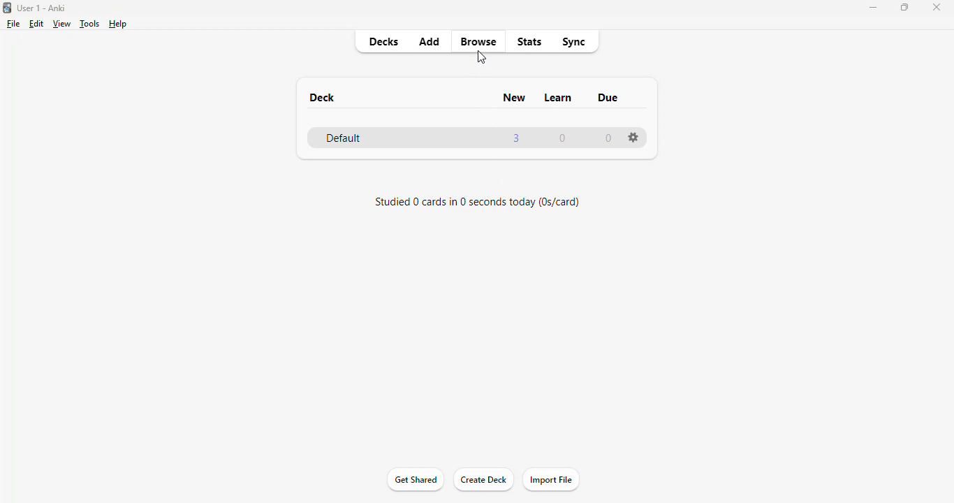 The width and height of the screenshot is (954, 503). What do you see at coordinates (7, 8) in the screenshot?
I see `logo` at bounding box center [7, 8].